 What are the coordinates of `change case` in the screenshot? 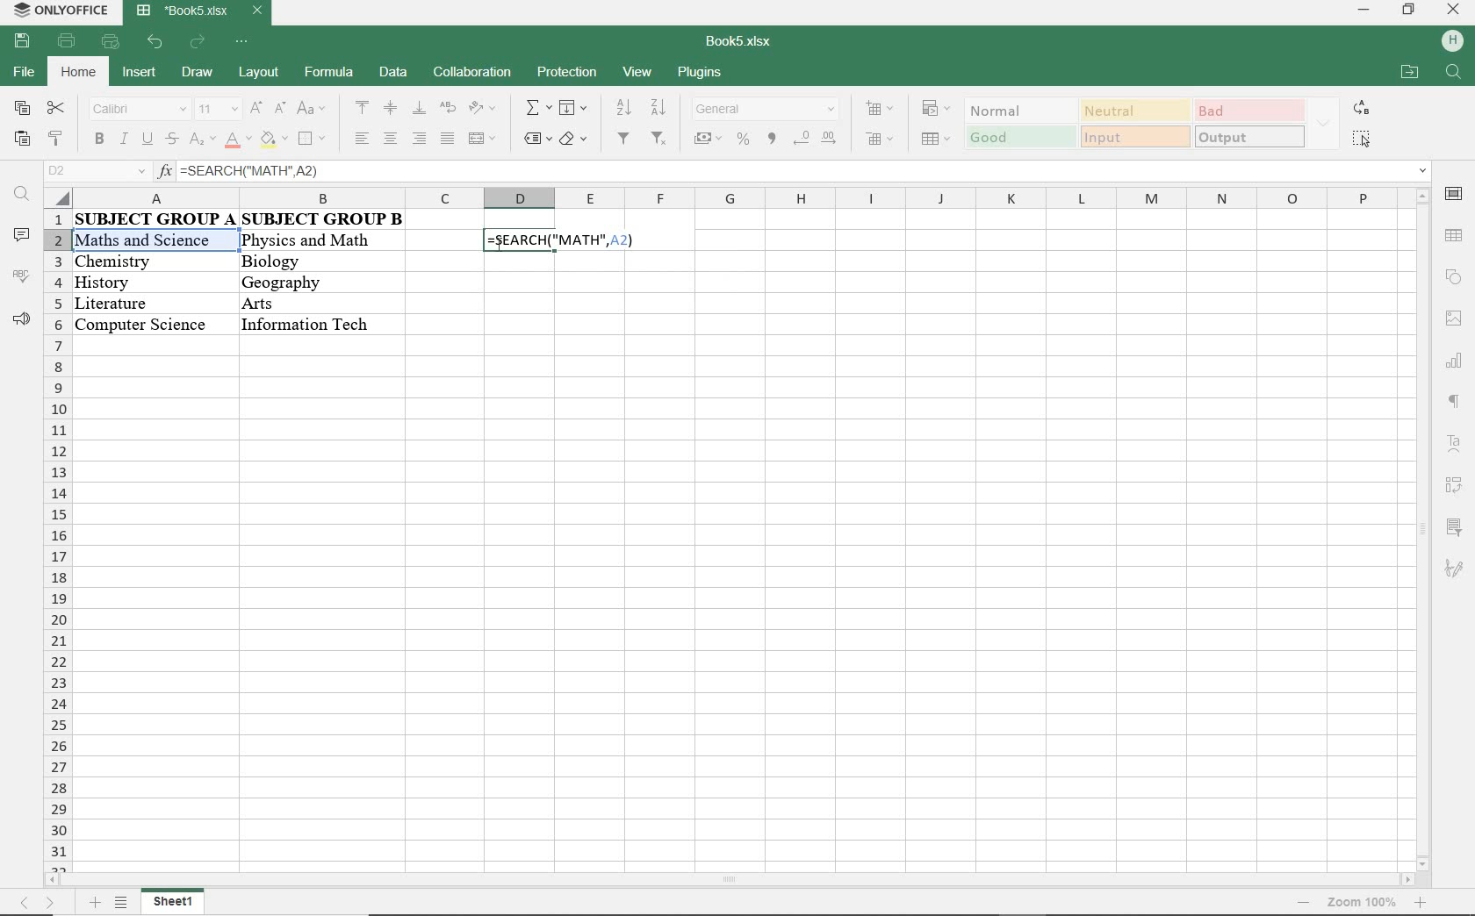 It's located at (313, 109).